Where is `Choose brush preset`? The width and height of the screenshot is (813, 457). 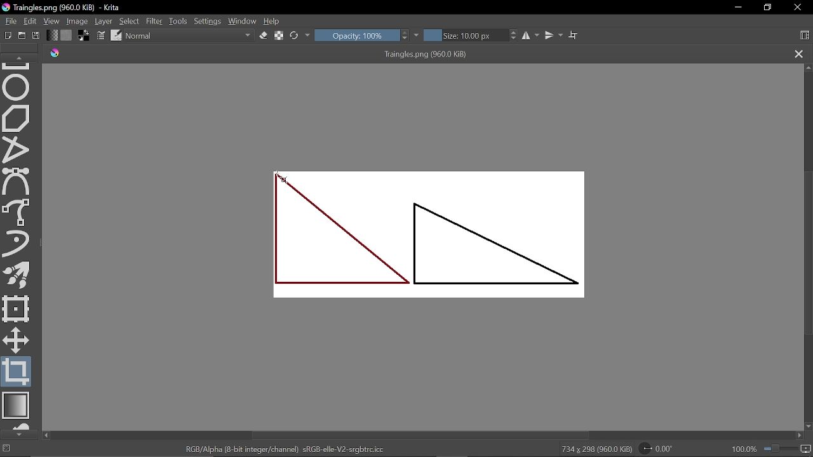 Choose brush preset is located at coordinates (116, 36).